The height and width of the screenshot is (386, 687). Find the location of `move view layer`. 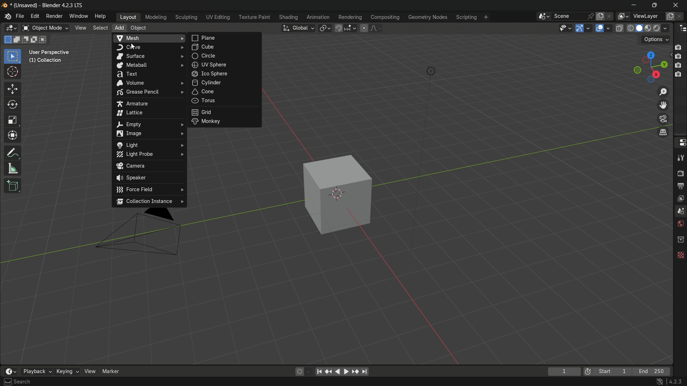

move view layer is located at coordinates (663, 105).